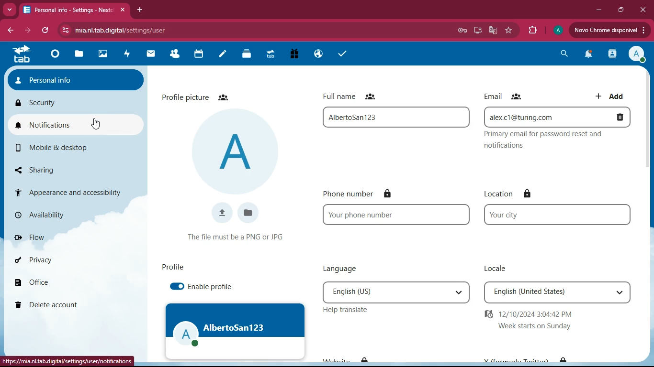 The width and height of the screenshot is (654, 367). What do you see at coordinates (494, 30) in the screenshot?
I see `google translate` at bounding box center [494, 30].